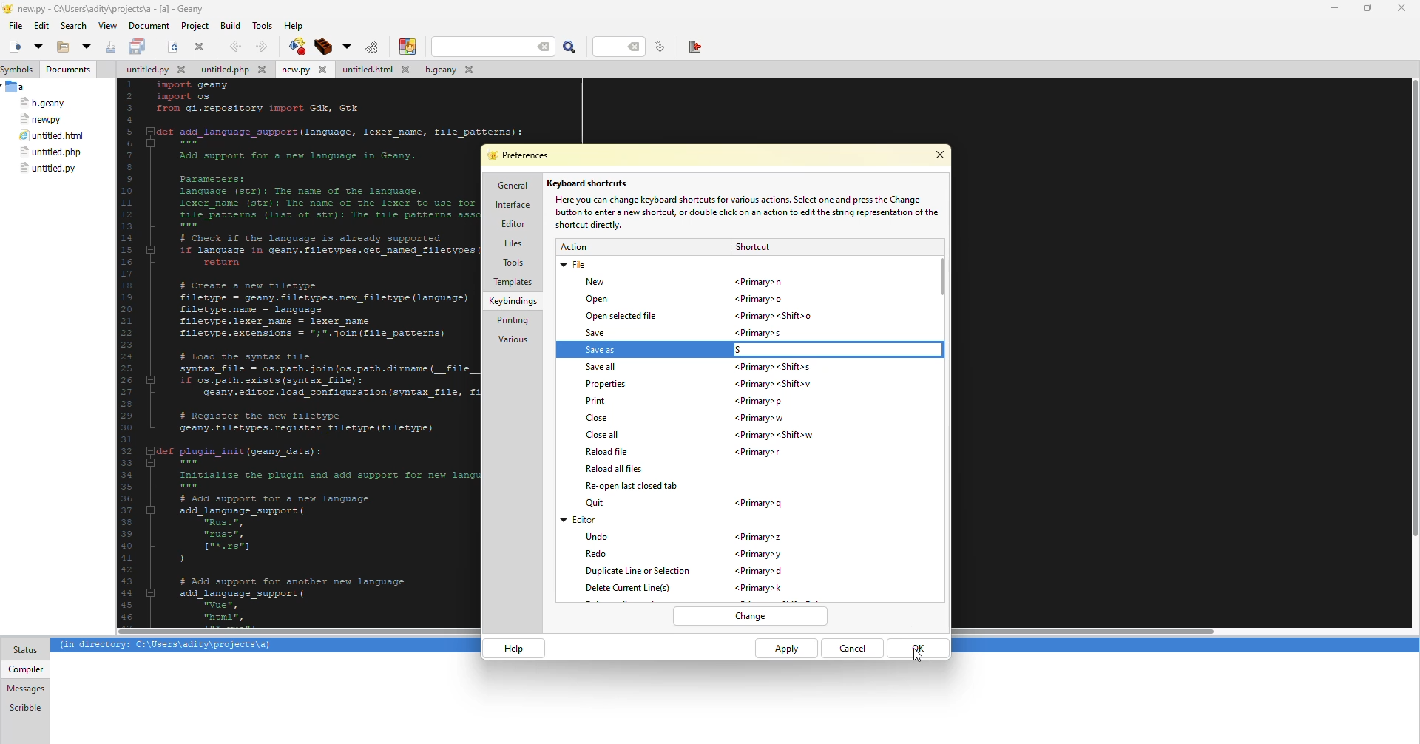  I want to click on open, so click(37, 46).